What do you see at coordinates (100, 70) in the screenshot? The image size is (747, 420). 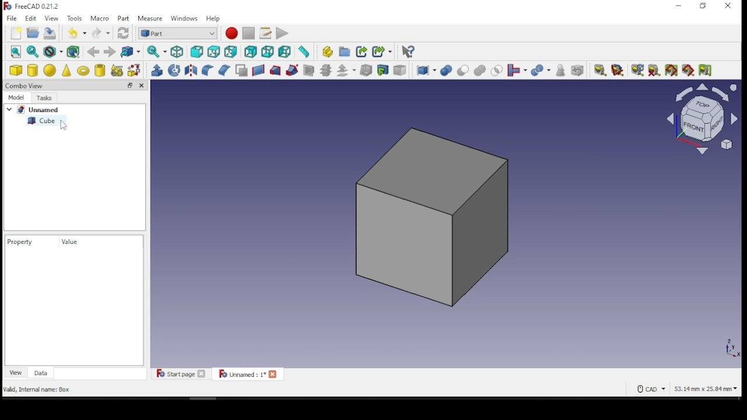 I see `create tube` at bounding box center [100, 70].